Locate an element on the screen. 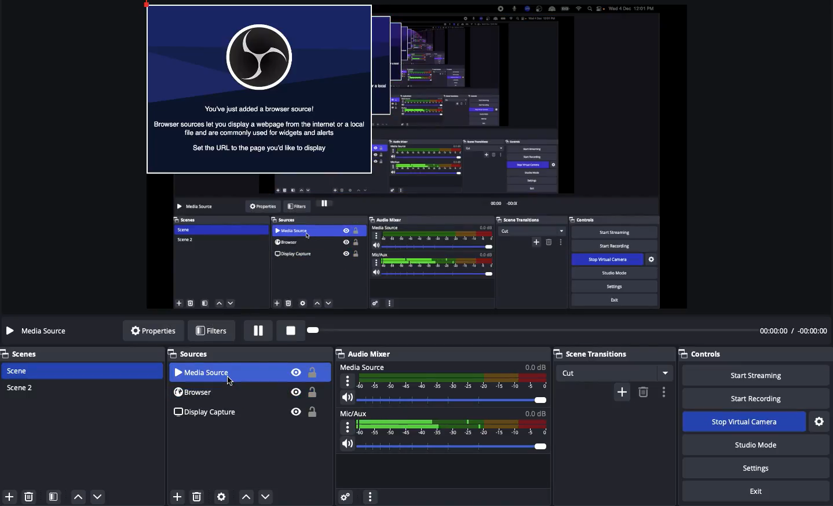   move down is located at coordinates (98, 496).